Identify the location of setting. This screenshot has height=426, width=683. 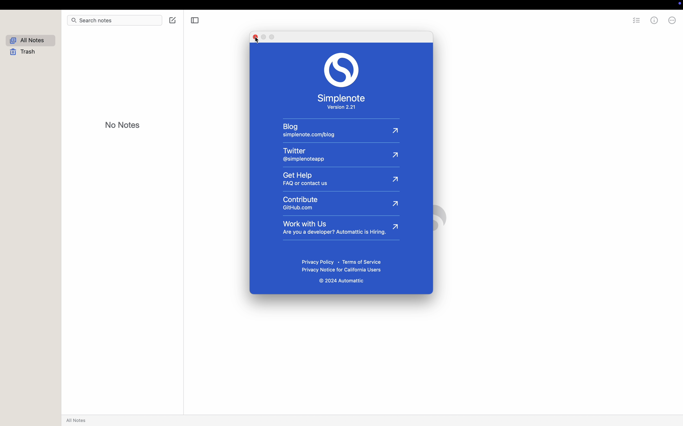
(636, 21).